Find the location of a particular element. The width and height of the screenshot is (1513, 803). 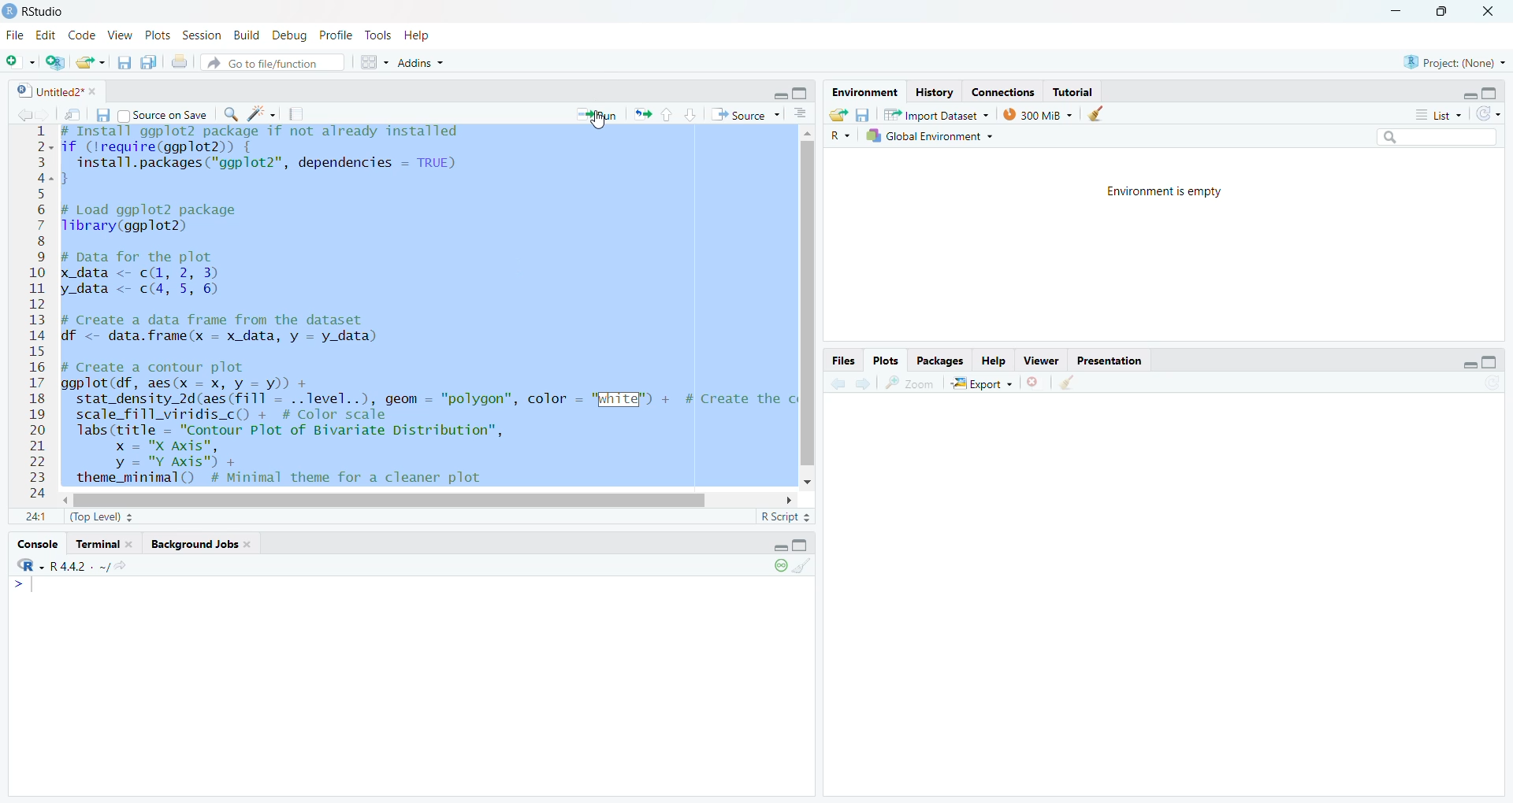

clear console is located at coordinates (802, 568).